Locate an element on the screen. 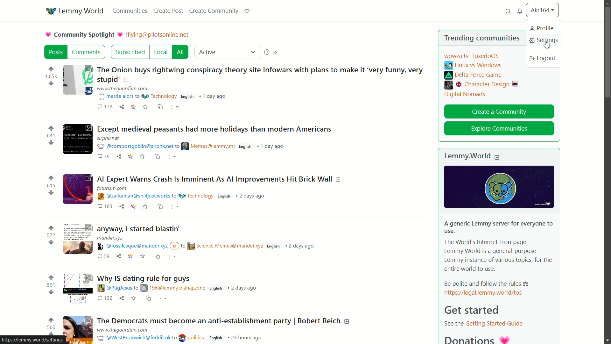 This screenshot has height=344, width=611. more is located at coordinates (171, 156).